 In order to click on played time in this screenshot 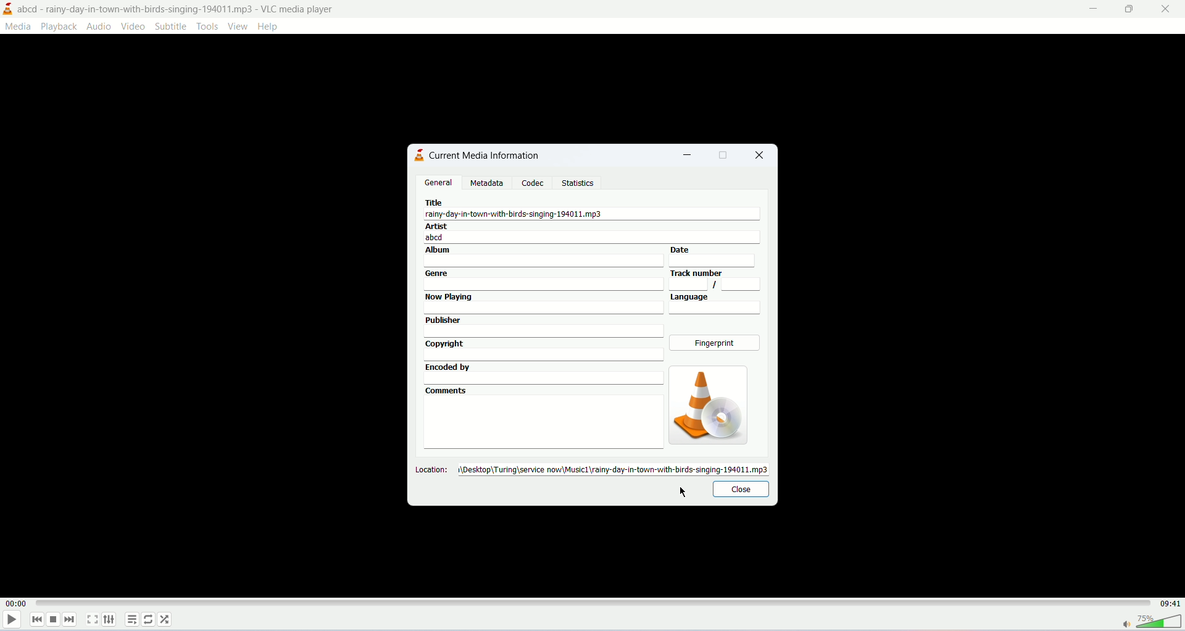, I will do `click(15, 604)`.